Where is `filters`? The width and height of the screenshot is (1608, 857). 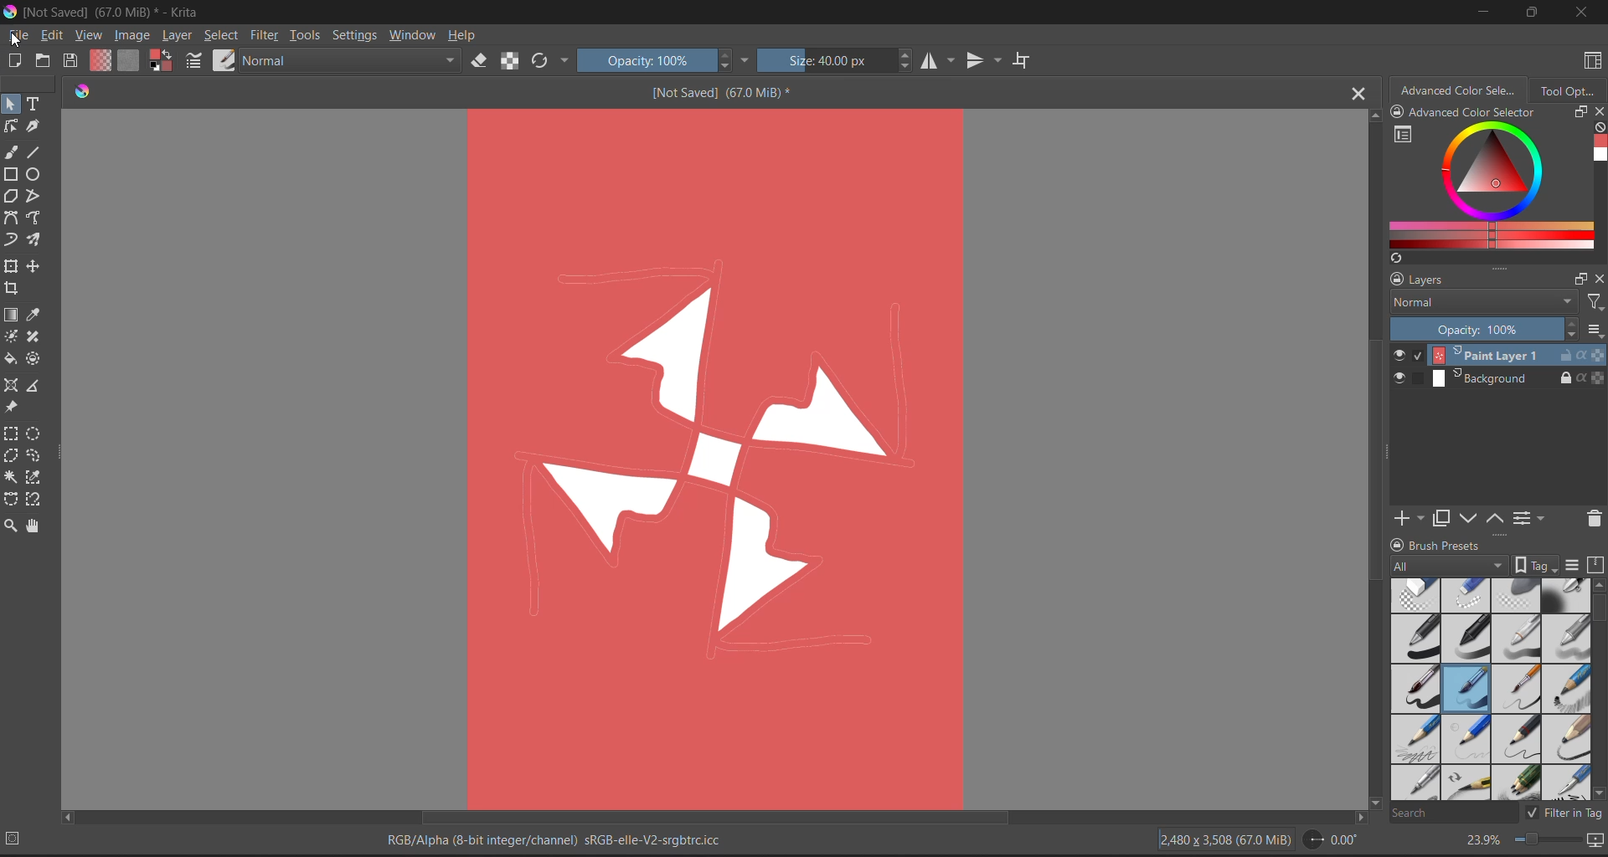 filters is located at coordinates (1595, 305).